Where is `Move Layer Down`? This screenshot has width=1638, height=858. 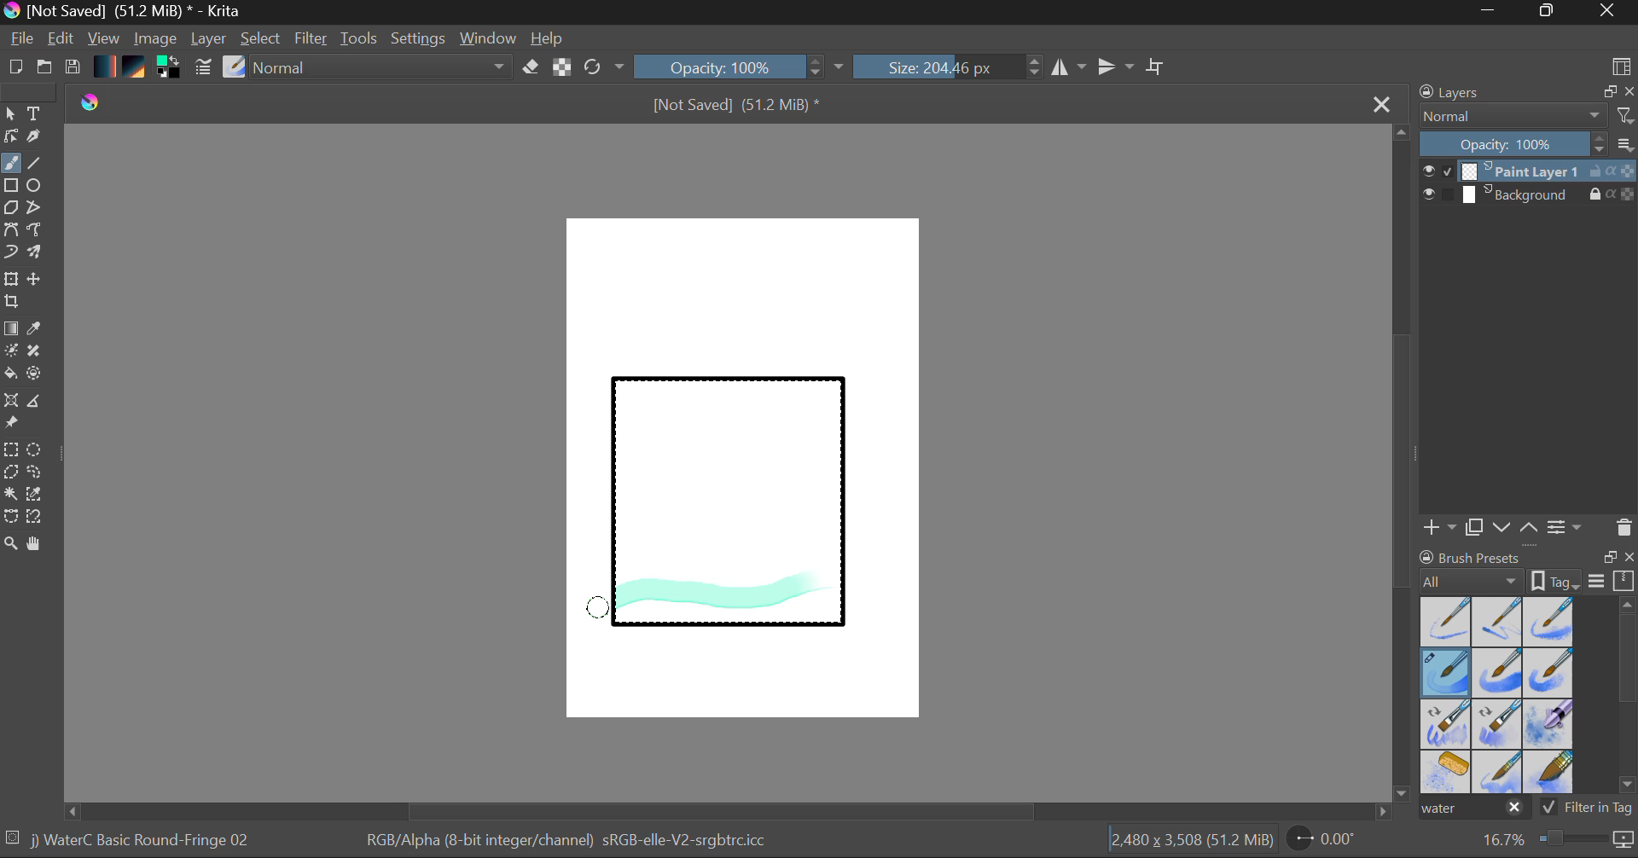 Move Layer Down is located at coordinates (1503, 528).